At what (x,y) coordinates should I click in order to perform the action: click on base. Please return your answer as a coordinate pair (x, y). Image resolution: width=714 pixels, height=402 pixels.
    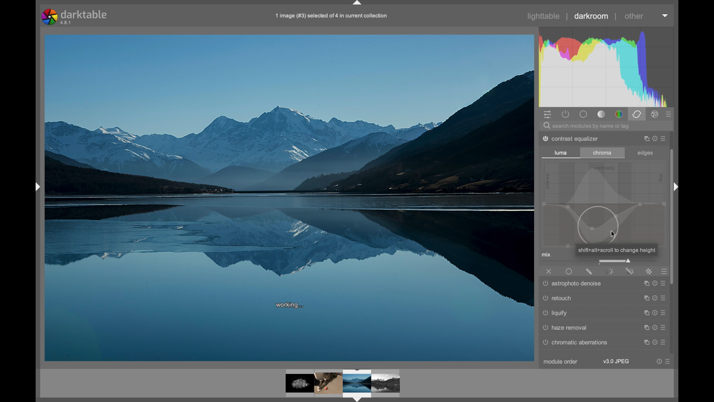
    Looking at the image, I should click on (584, 114).